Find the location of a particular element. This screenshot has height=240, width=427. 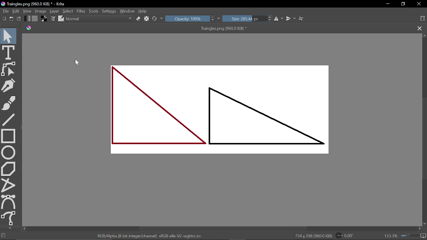

Choose brush preset is located at coordinates (61, 19).